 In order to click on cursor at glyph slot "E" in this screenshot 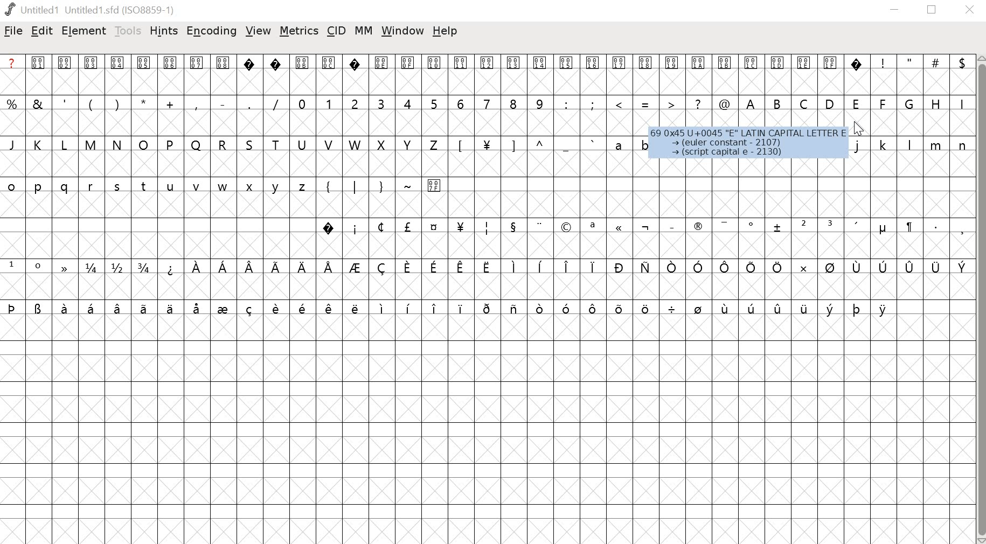, I will do `click(867, 129)`.